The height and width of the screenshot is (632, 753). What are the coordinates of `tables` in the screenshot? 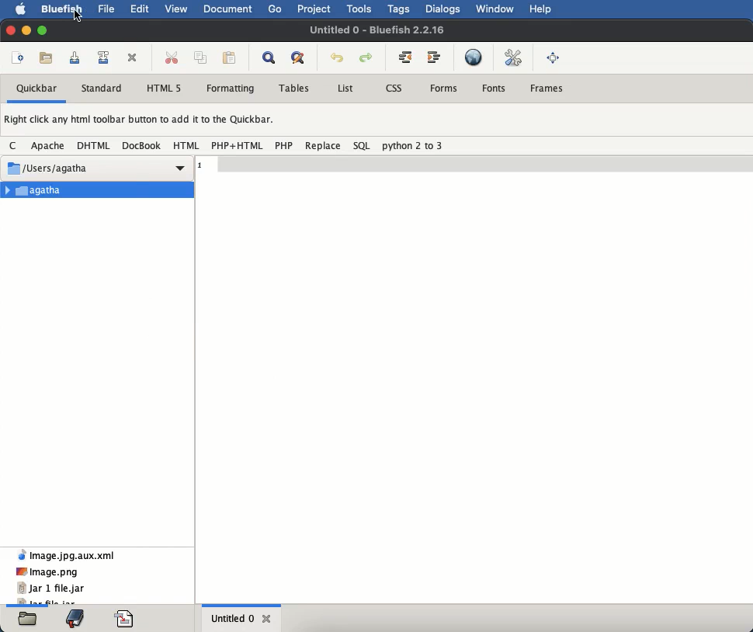 It's located at (298, 88).